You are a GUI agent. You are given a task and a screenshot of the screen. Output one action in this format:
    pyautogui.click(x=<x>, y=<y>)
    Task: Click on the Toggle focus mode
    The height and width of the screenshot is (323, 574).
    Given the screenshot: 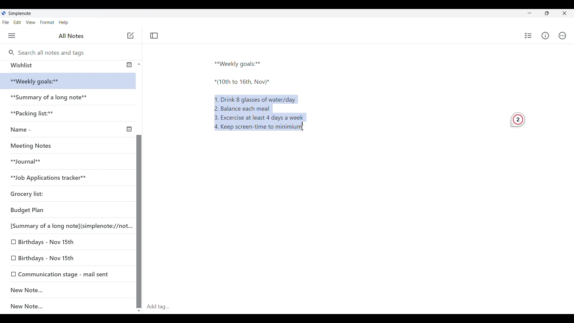 What is the action you would take?
    pyautogui.click(x=155, y=35)
    